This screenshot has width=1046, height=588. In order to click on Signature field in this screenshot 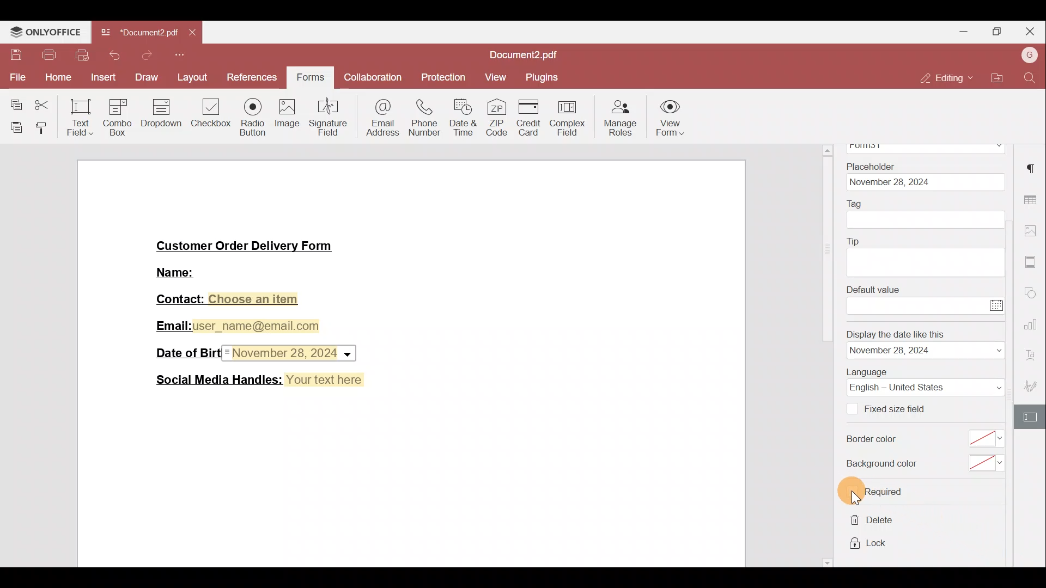, I will do `click(330, 115)`.